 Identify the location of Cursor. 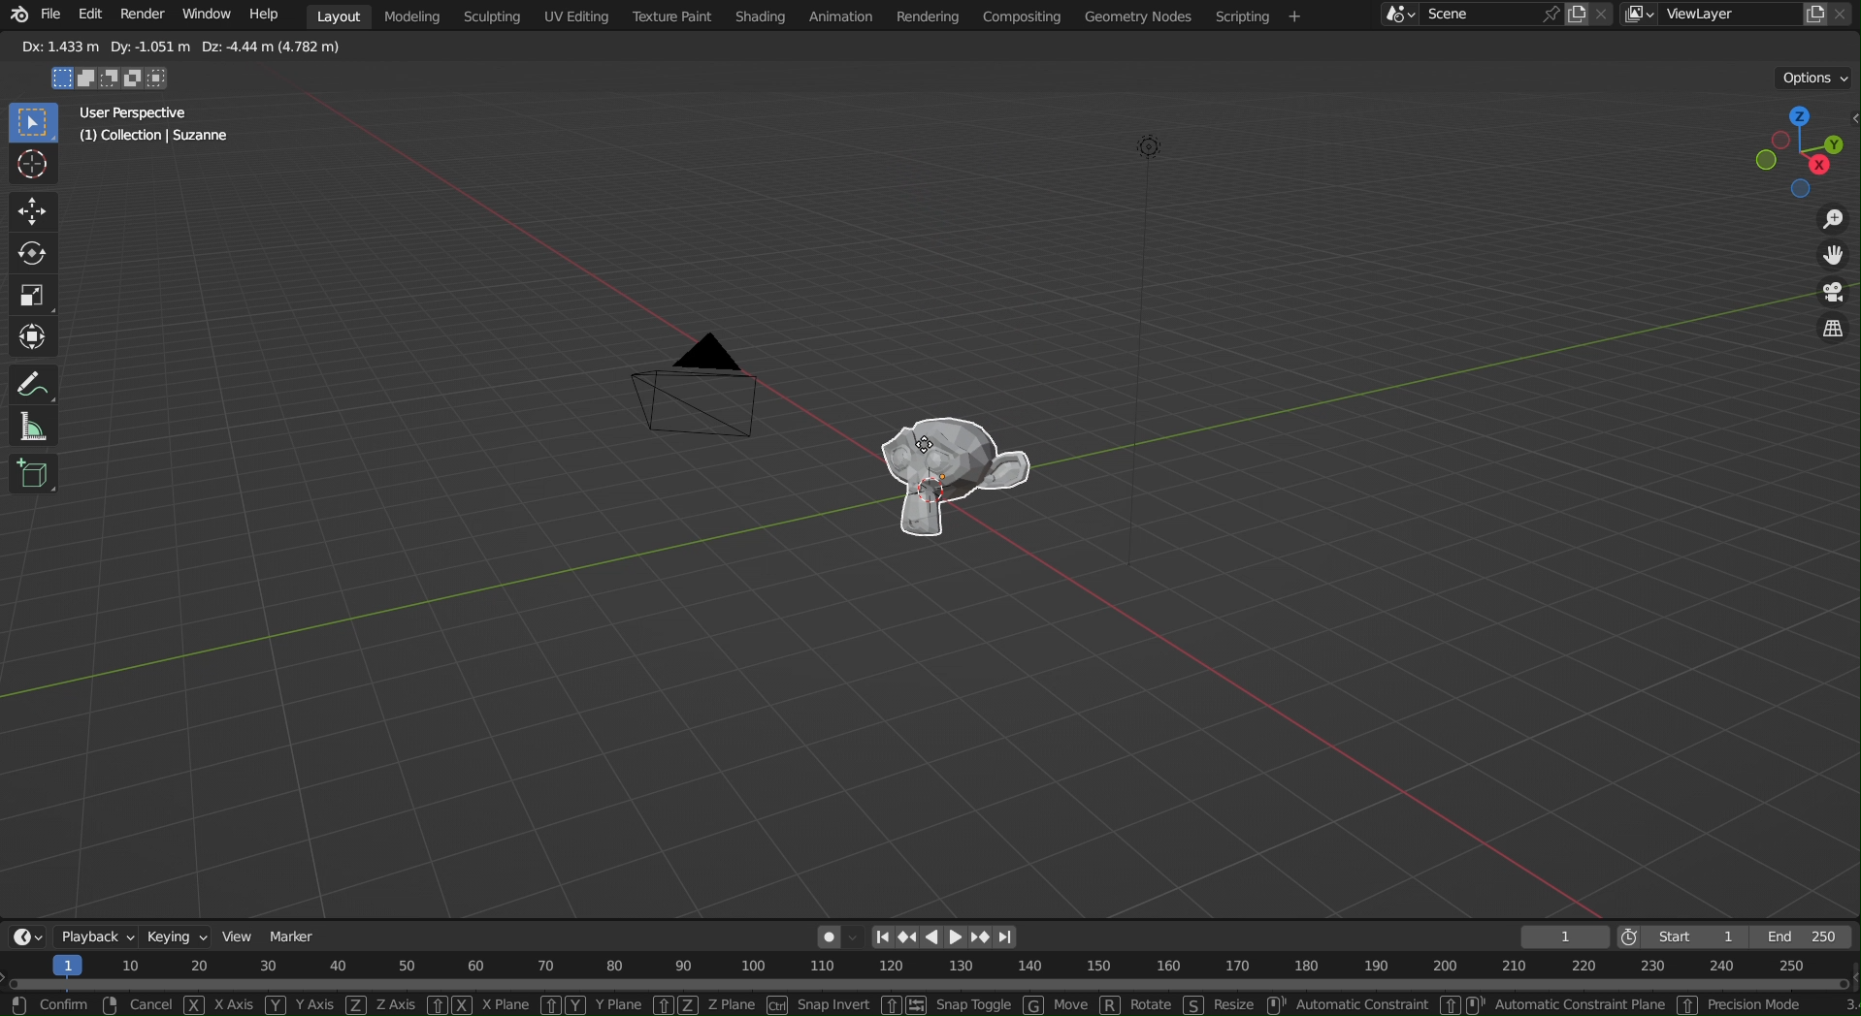
(32, 166).